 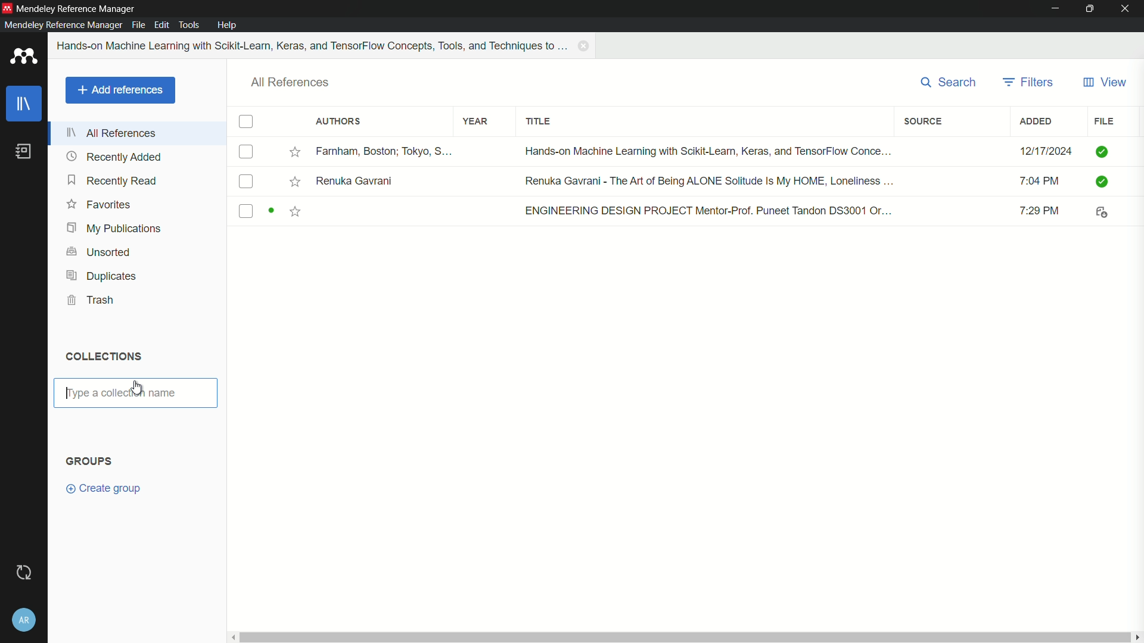 I want to click on create group, so click(x=105, y=488).